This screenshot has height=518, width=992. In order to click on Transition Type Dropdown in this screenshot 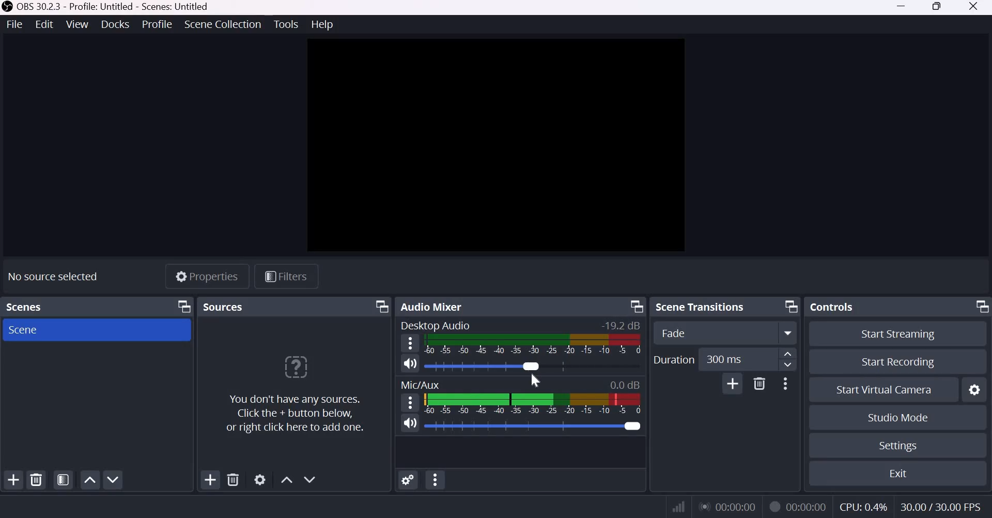, I will do `click(715, 332)`.